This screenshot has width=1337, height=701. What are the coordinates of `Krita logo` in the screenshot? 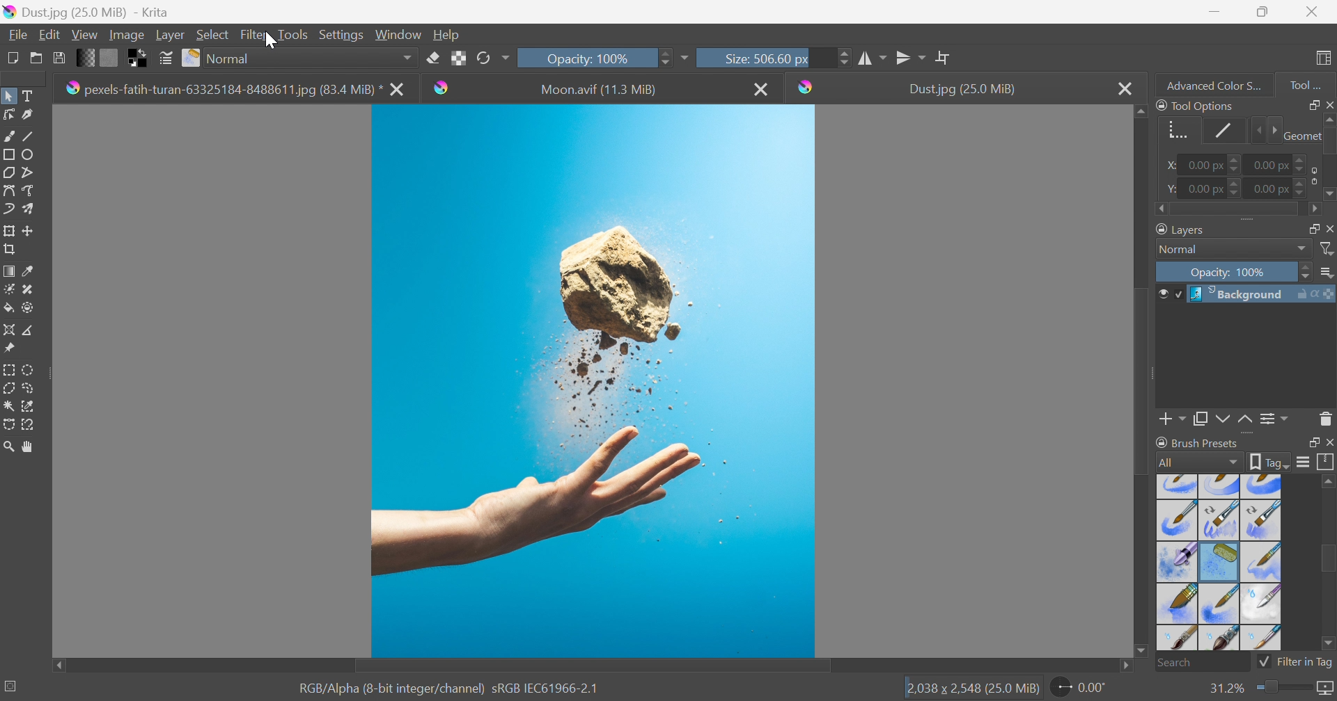 It's located at (441, 87).